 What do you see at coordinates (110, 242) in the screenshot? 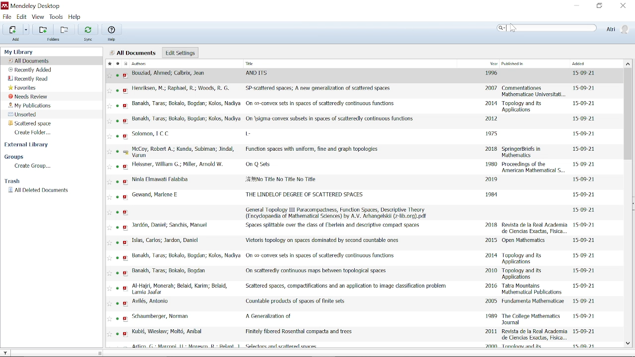
I see `Add to favorite` at bounding box center [110, 242].